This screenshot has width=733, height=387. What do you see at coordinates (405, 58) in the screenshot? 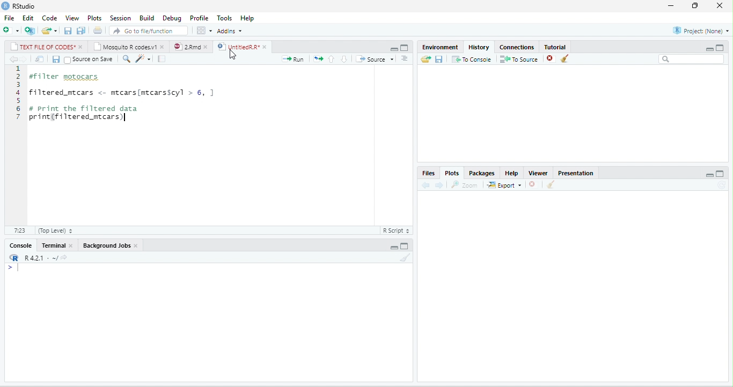
I see `options` at bounding box center [405, 58].